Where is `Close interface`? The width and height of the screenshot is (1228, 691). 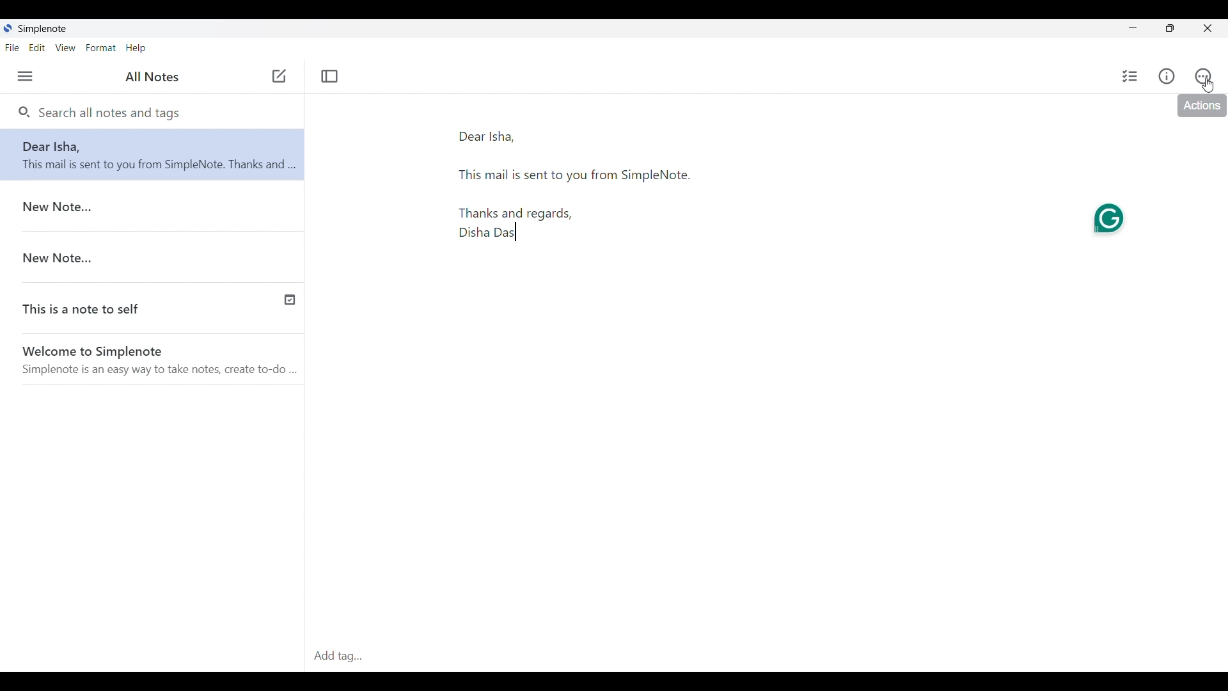
Close interface is located at coordinates (1207, 28).